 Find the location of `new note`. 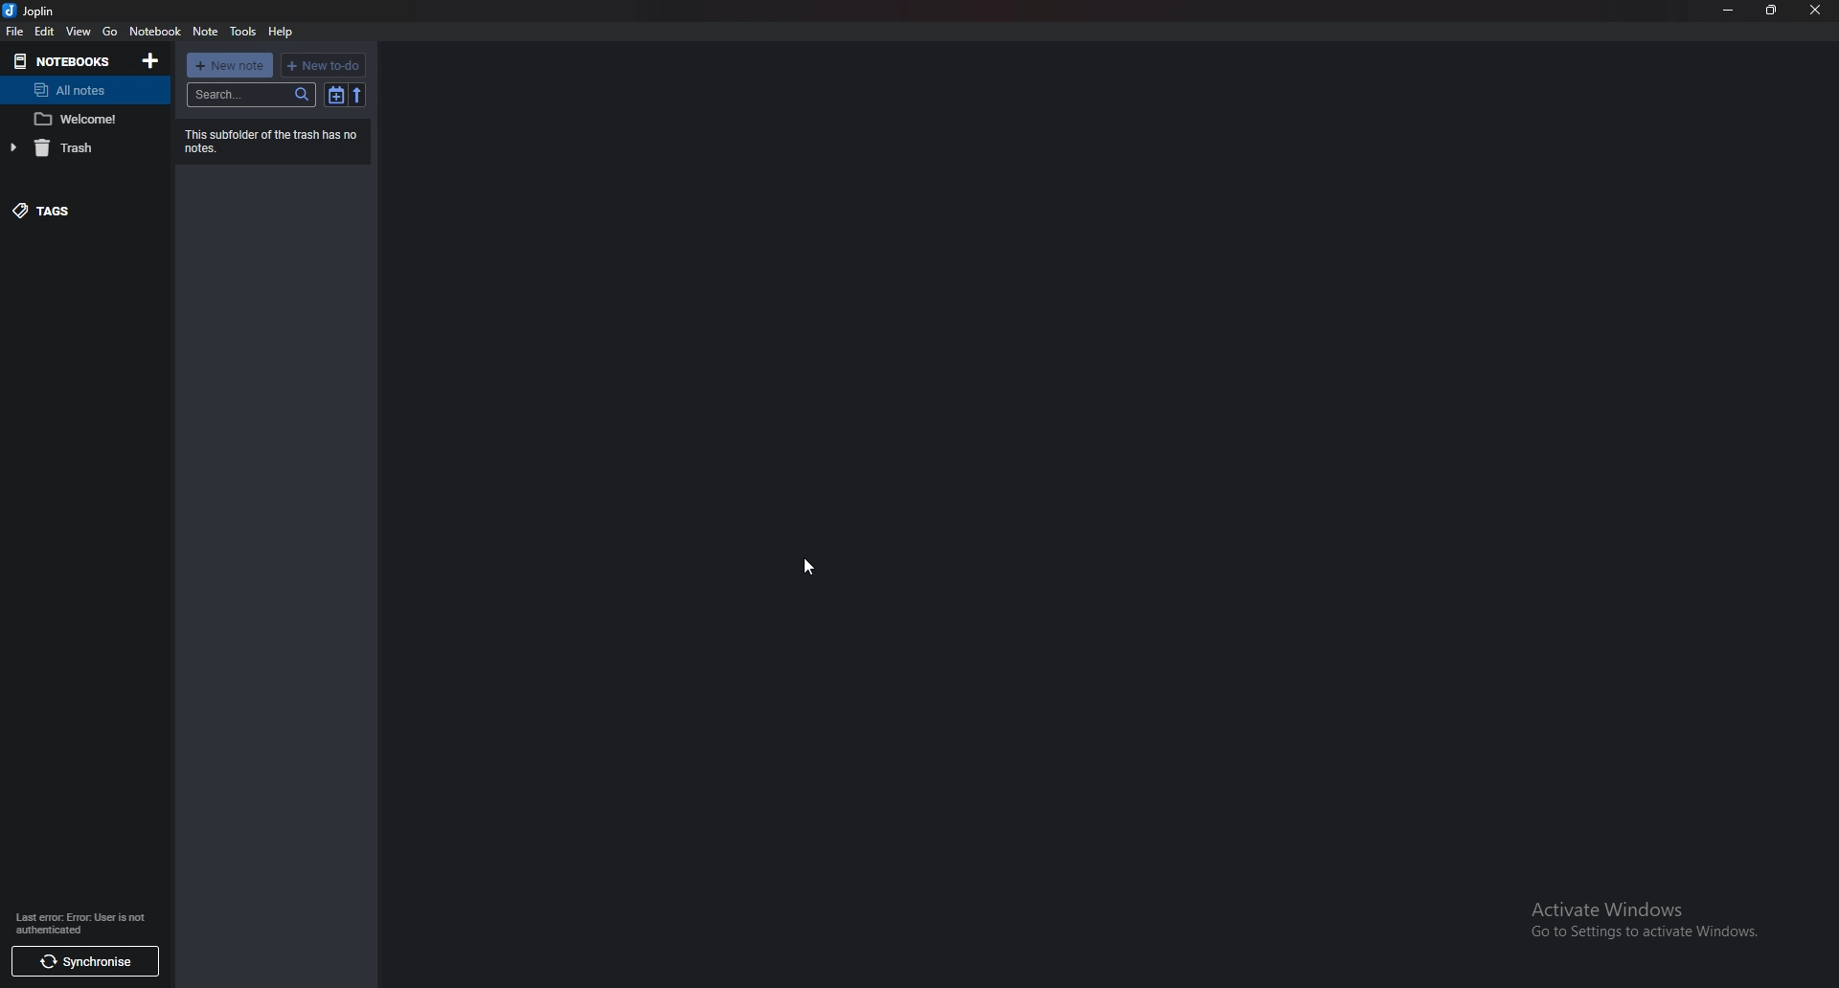

new note is located at coordinates (231, 64).